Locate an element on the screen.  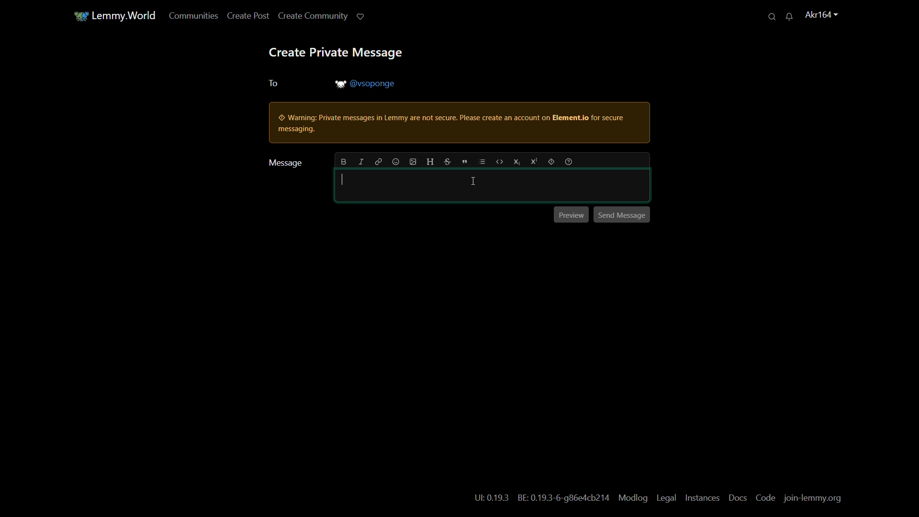
spoiler is located at coordinates (553, 162).